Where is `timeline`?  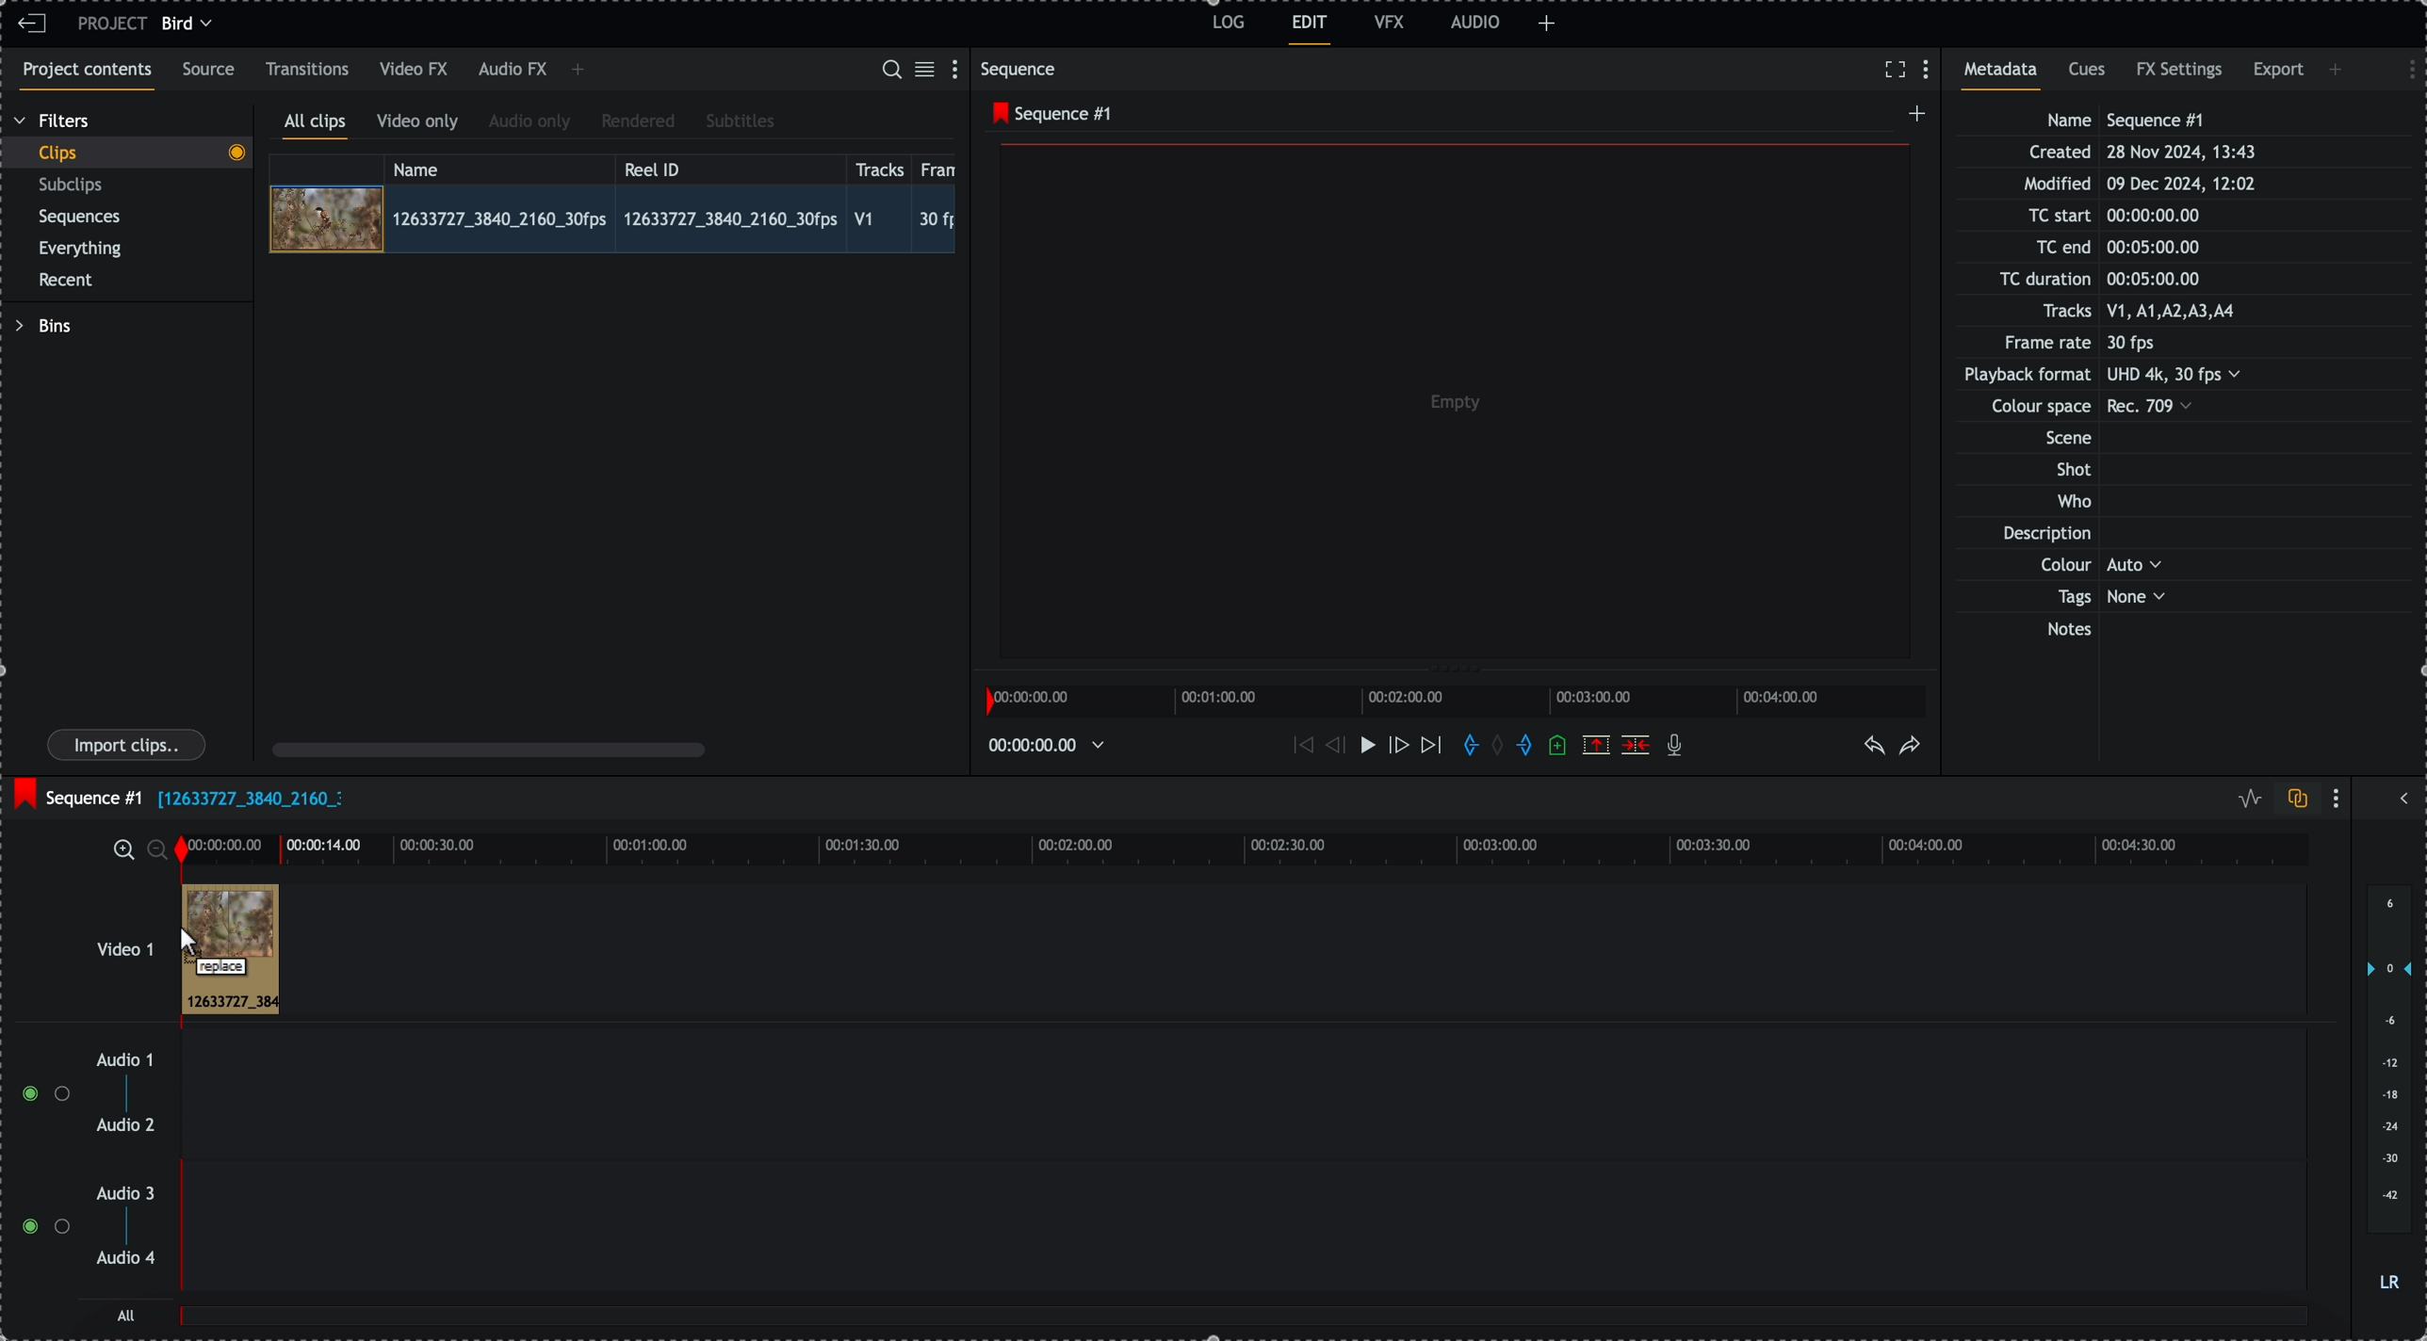
timeline is located at coordinates (1460, 699).